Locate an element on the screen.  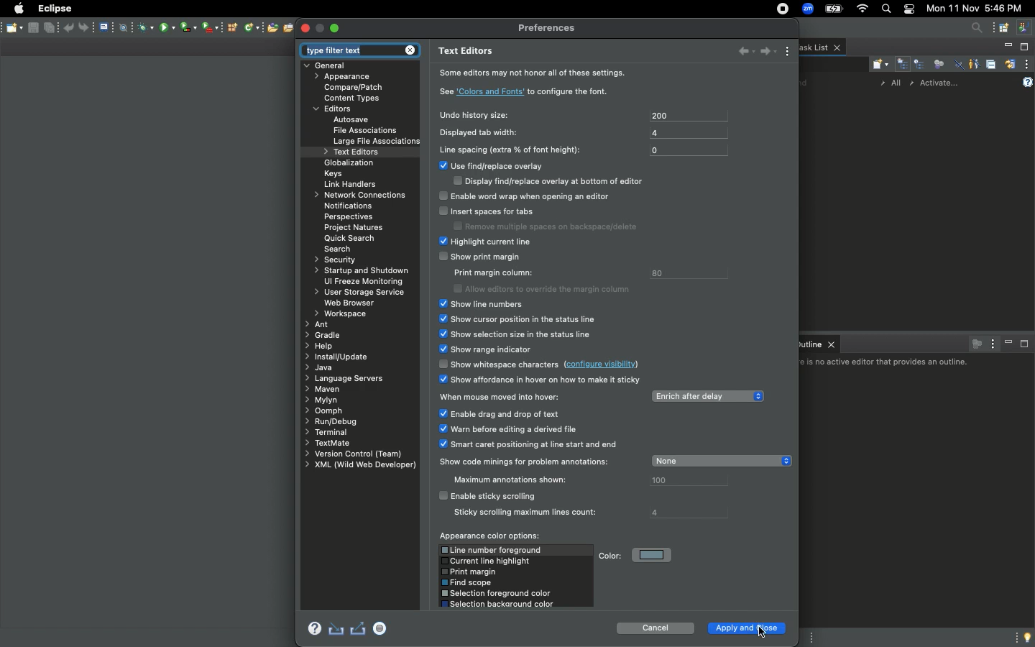
Line spacing is located at coordinates (515, 149).